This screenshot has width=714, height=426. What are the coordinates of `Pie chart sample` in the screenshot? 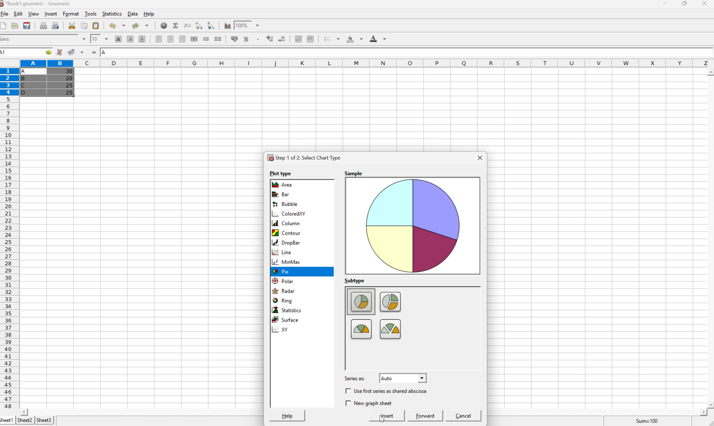 It's located at (412, 225).